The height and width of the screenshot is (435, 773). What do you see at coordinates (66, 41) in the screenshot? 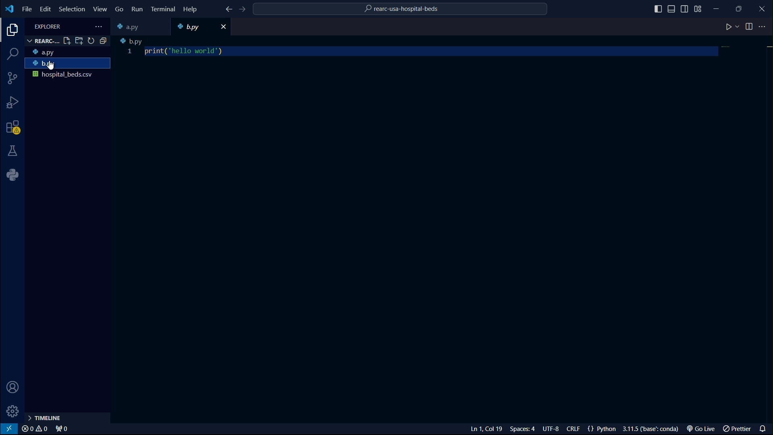
I see `new file` at bounding box center [66, 41].